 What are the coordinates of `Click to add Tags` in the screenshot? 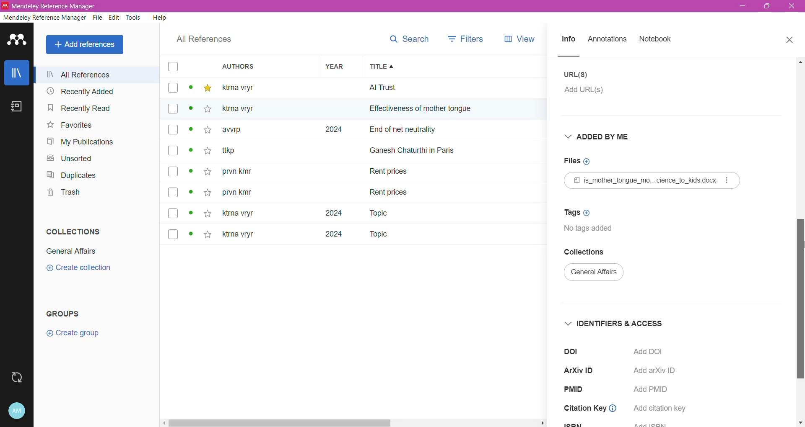 It's located at (575, 212).